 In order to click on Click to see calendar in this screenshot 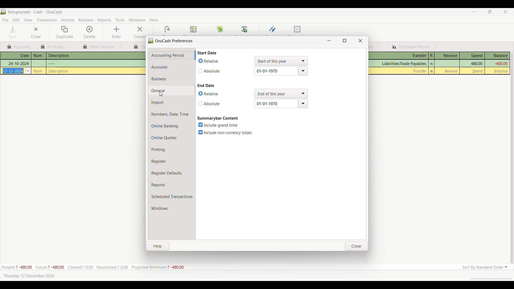, I will do `click(28, 71)`.